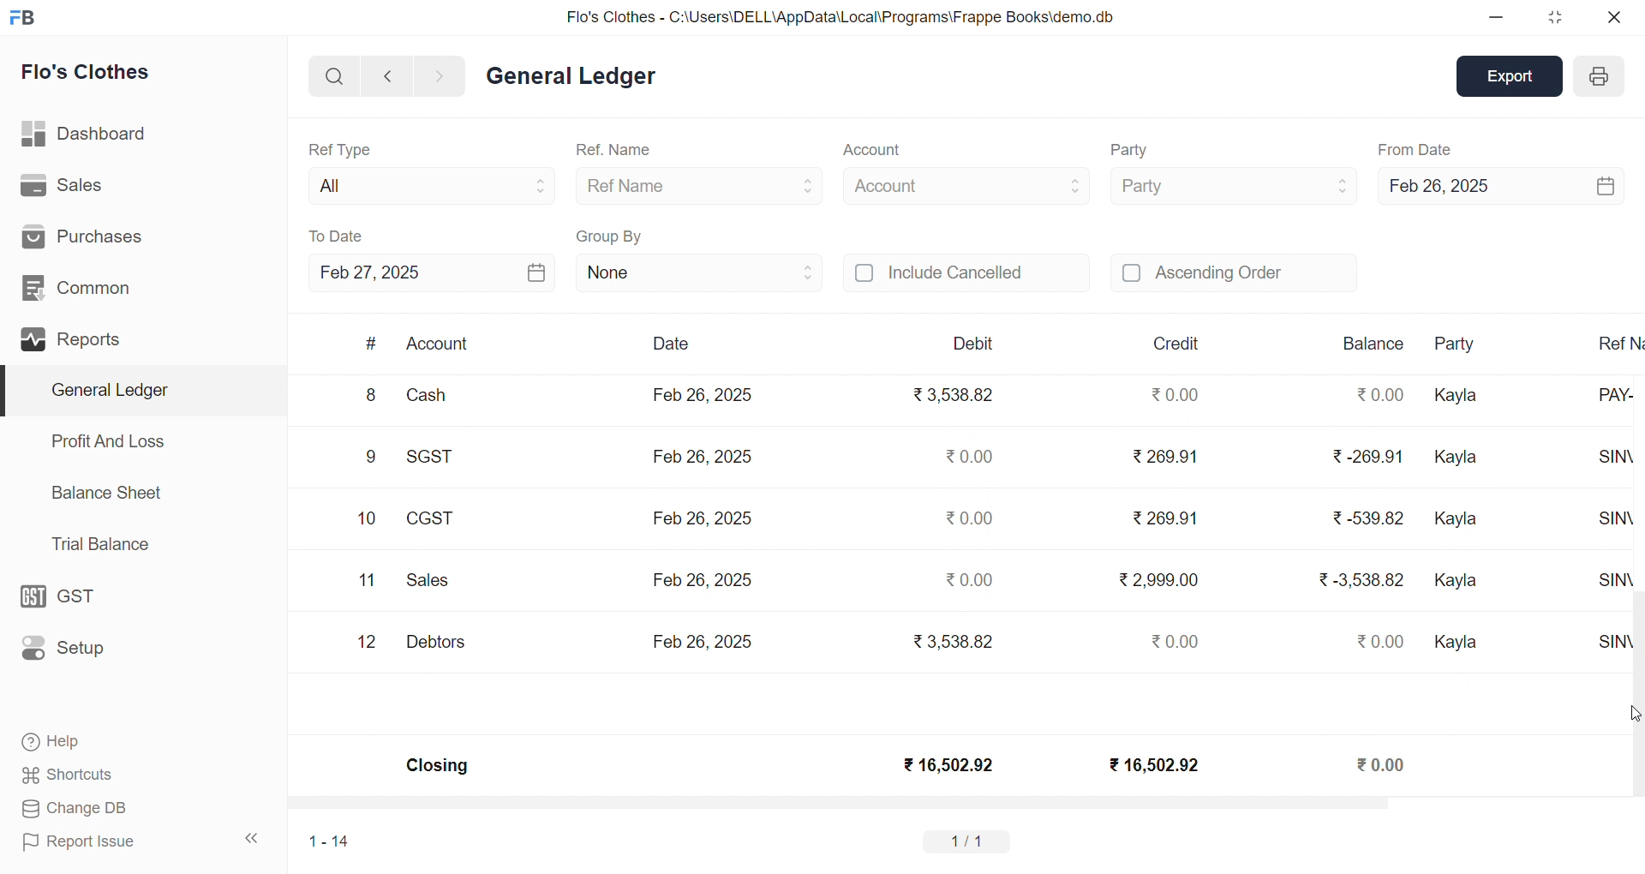  What do you see at coordinates (57, 744) in the screenshot?
I see `Help` at bounding box center [57, 744].